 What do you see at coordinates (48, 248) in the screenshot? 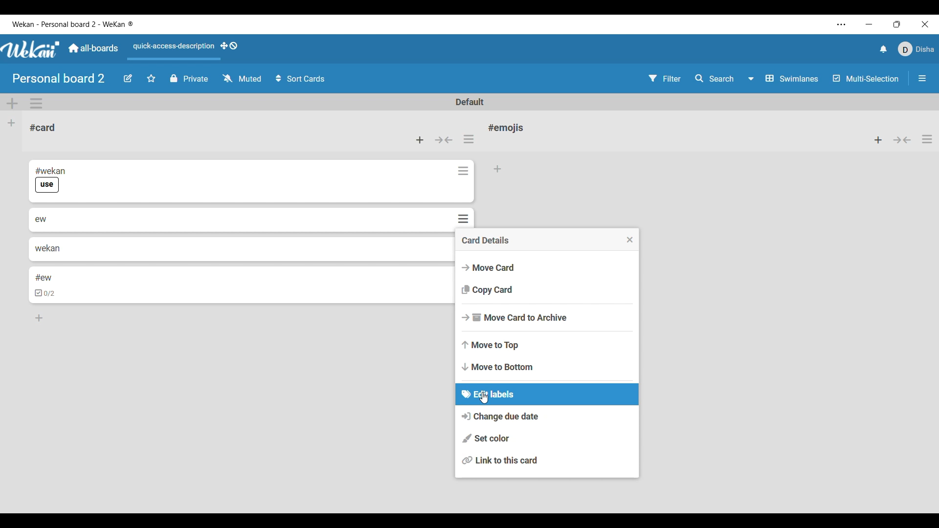
I see `wekan` at bounding box center [48, 248].